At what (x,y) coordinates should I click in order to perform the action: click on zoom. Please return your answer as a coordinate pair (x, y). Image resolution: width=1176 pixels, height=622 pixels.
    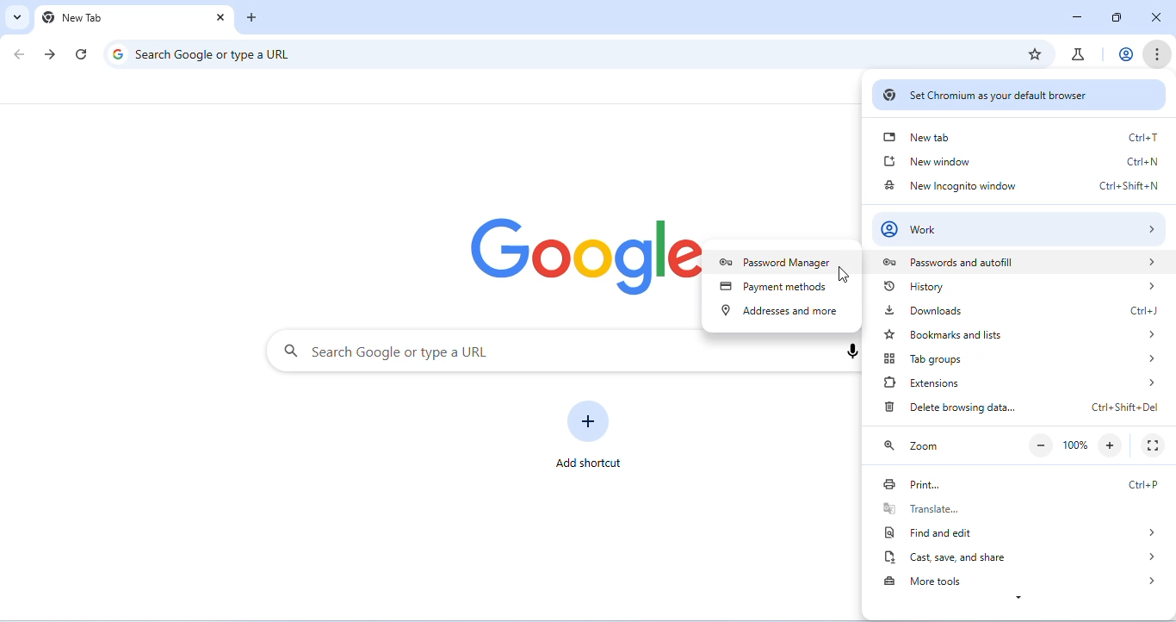
    Looking at the image, I should click on (1018, 444).